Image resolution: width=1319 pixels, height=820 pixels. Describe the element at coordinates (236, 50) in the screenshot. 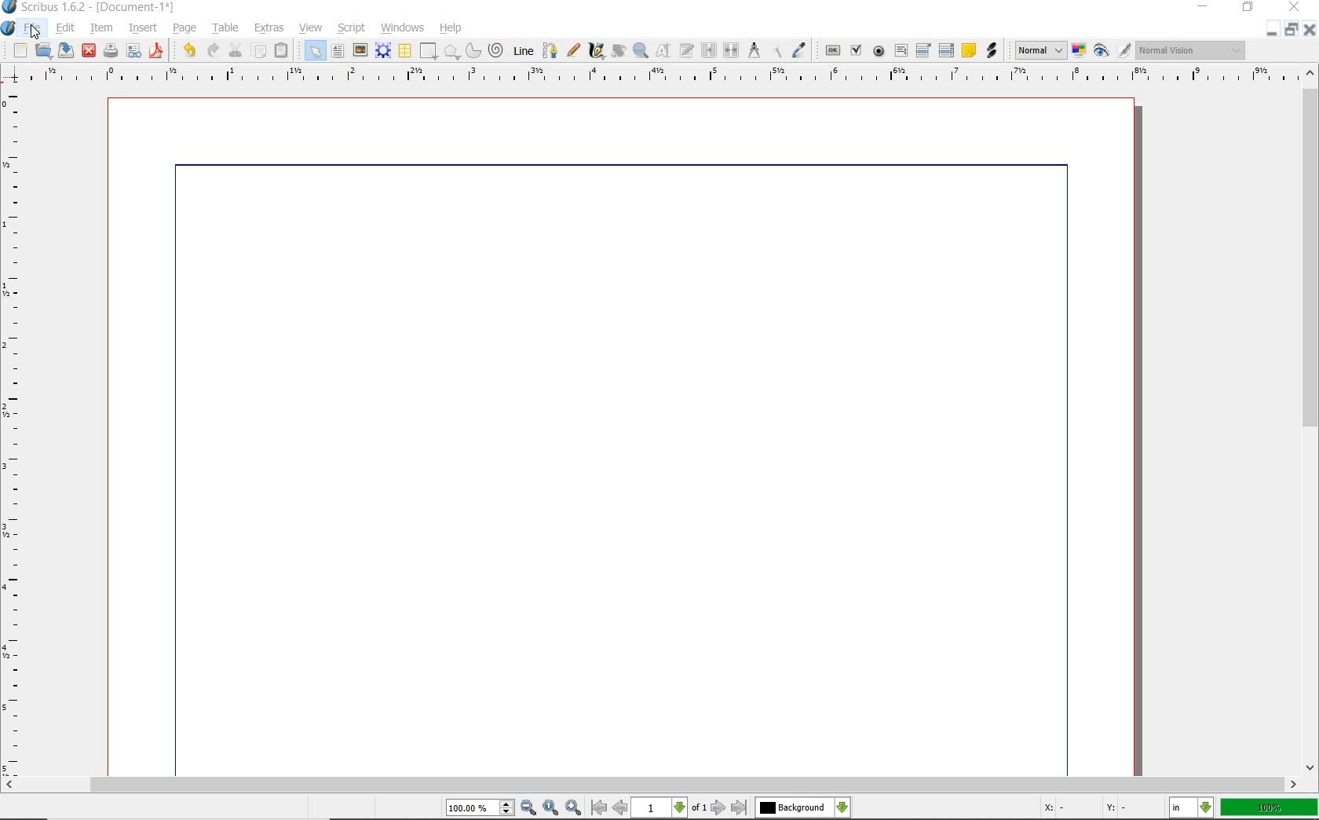

I see `cut` at that location.